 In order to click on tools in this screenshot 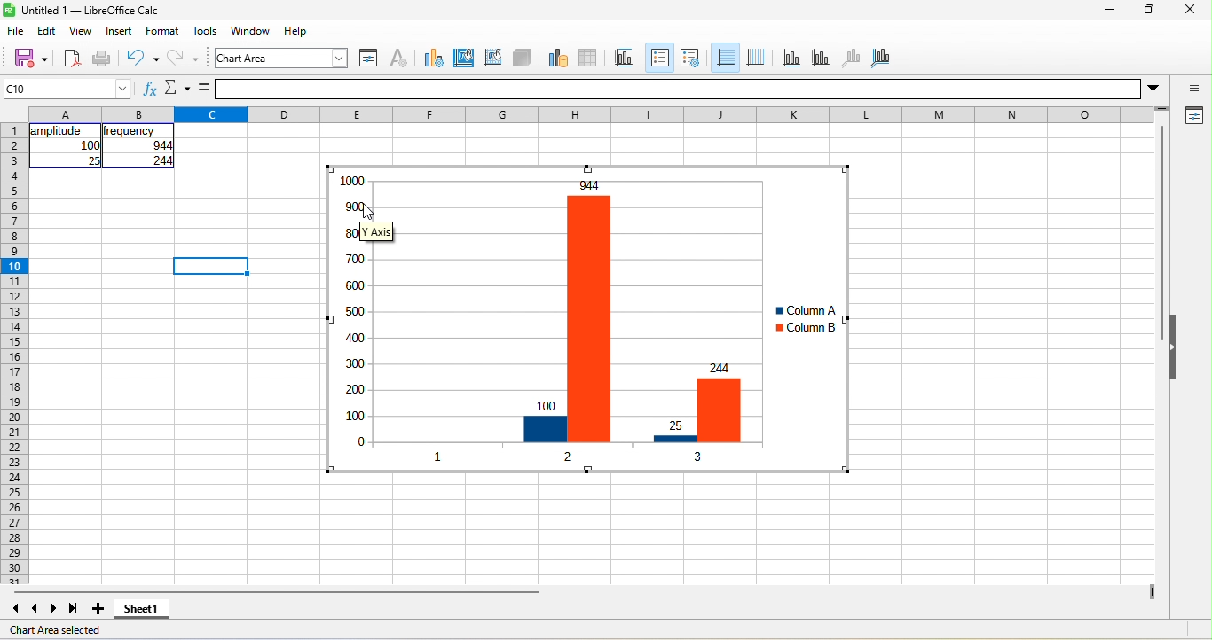, I will do `click(205, 31)`.